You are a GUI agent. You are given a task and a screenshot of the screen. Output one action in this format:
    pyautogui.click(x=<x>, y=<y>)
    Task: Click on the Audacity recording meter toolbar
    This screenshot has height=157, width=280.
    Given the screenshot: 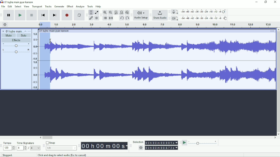 What is the action you would take?
    pyautogui.click(x=169, y=12)
    